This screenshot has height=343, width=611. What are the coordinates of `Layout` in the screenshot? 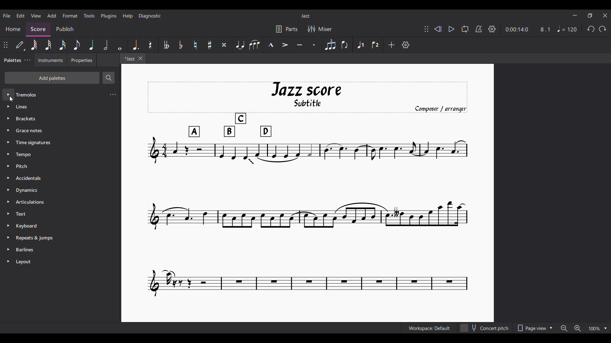 It's located at (60, 262).